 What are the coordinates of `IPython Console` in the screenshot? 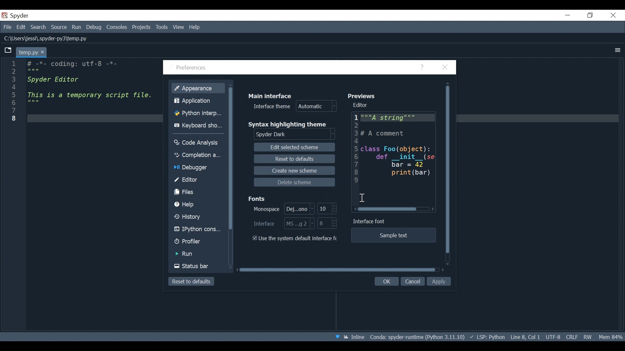 It's located at (198, 230).